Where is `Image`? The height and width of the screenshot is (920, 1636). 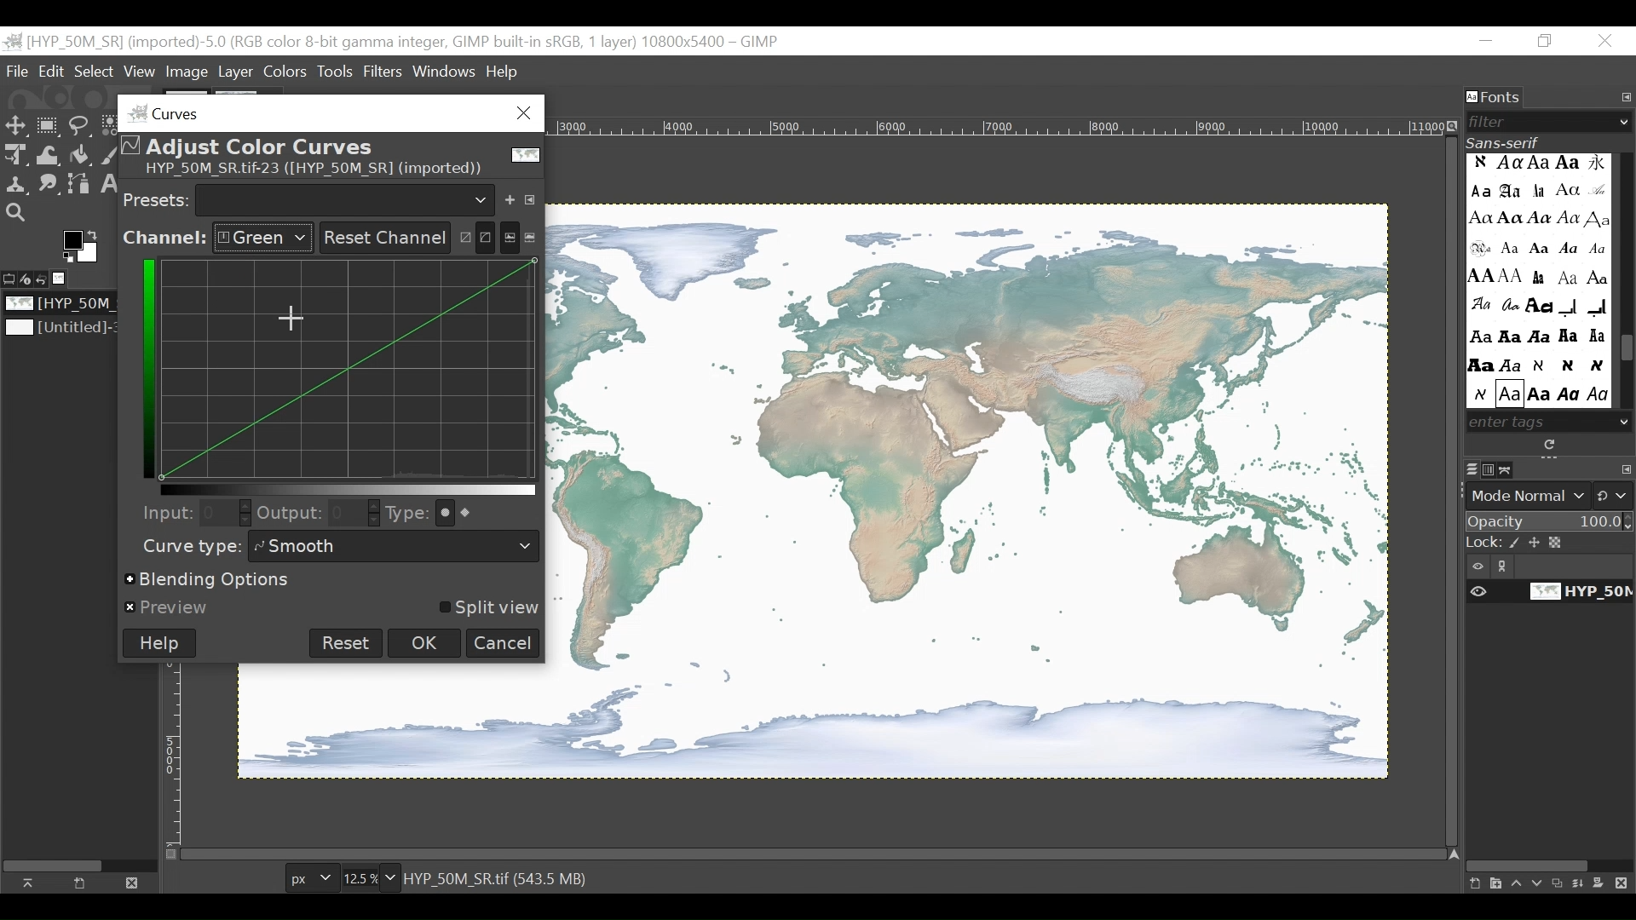
Image is located at coordinates (65, 279).